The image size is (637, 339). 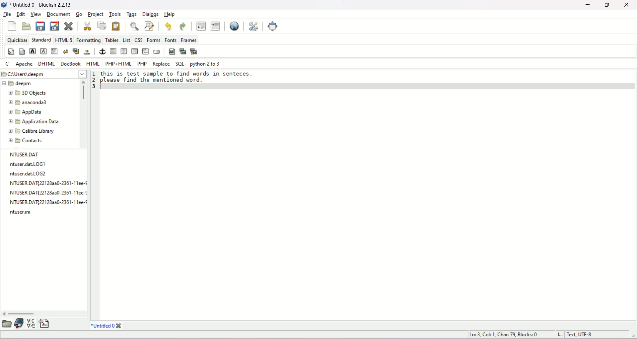 I want to click on save current file, so click(x=40, y=25).